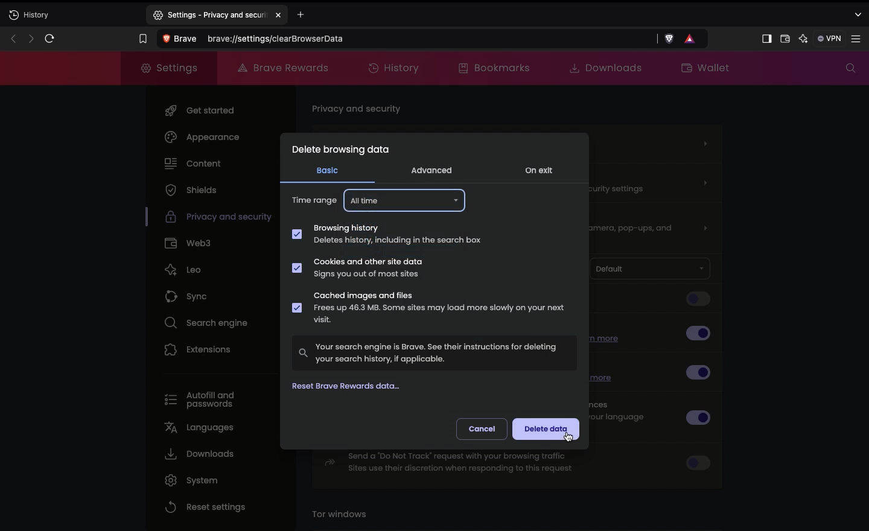  What do you see at coordinates (364, 269) in the screenshot?
I see `Cookies and other site data
Signs you out of most sites` at bounding box center [364, 269].